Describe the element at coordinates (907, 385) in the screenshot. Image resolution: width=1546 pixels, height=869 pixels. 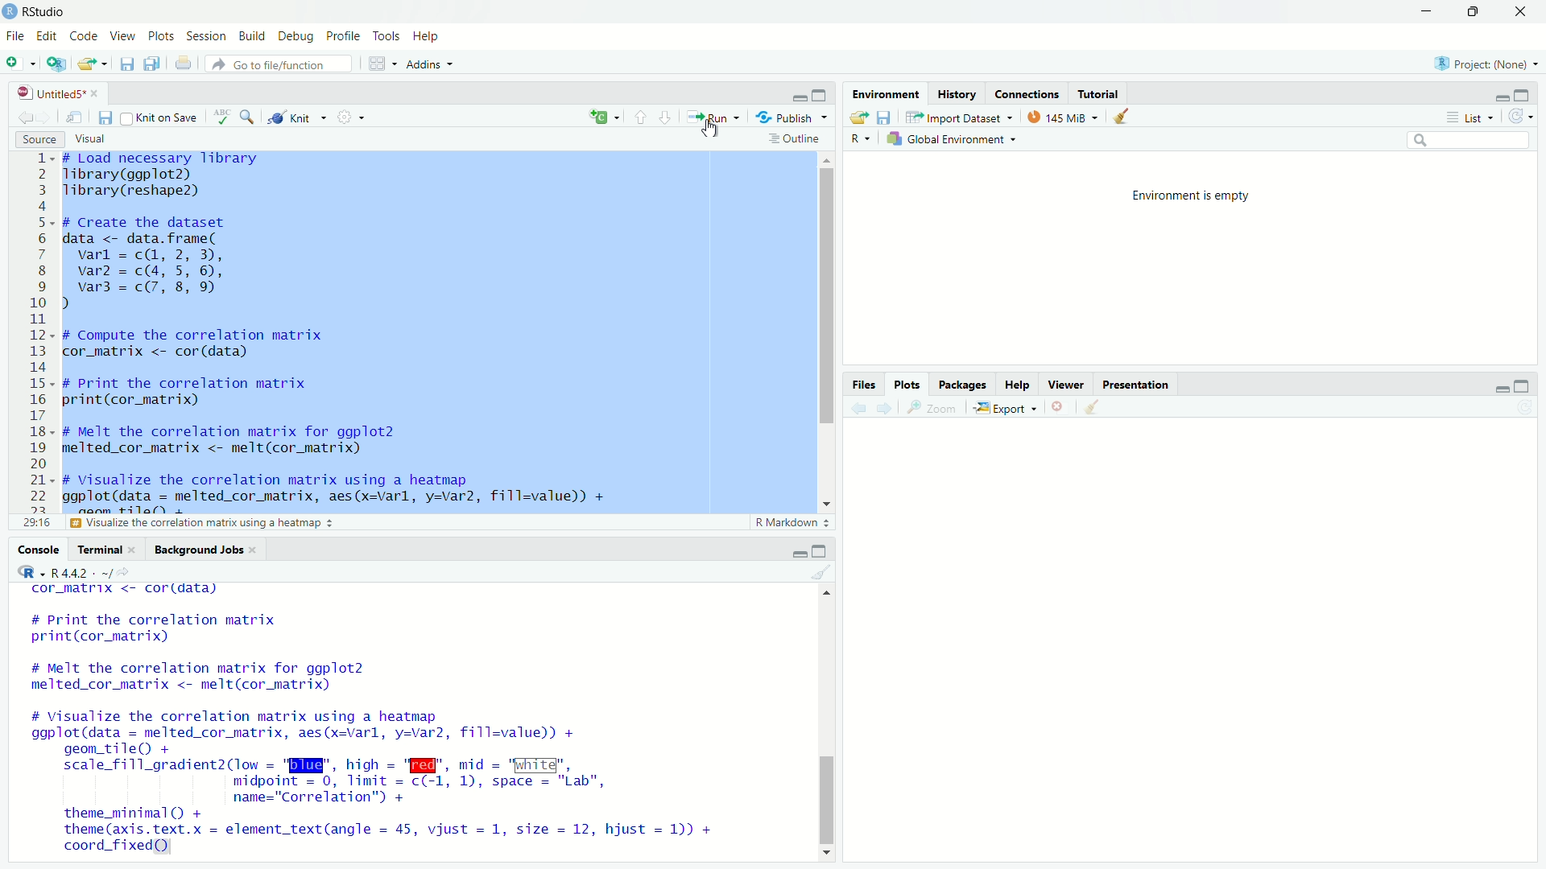
I see `plots` at that location.